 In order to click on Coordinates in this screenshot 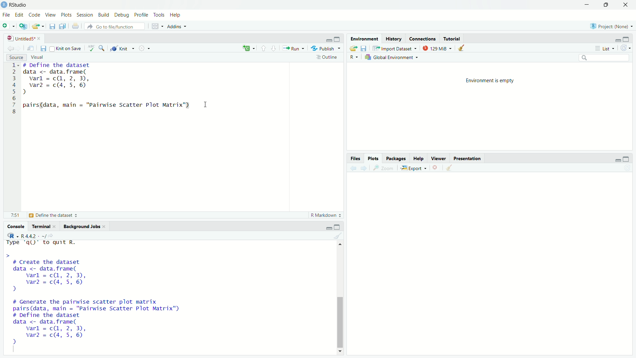, I will do `click(423, 38)`.